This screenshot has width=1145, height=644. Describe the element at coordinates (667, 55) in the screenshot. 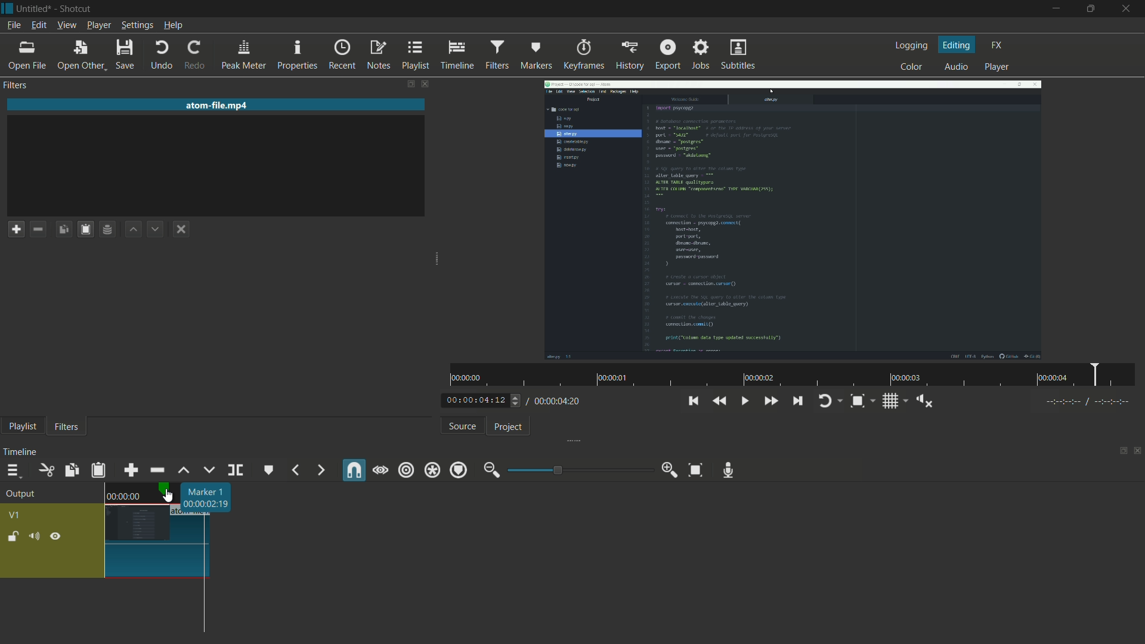

I see `export` at that location.